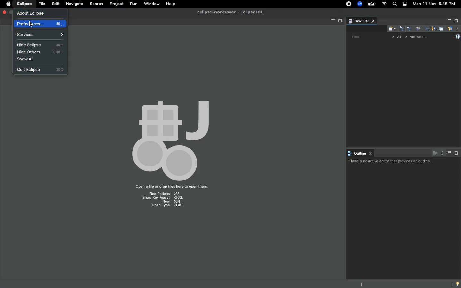  I want to click on Apple logo, so click(9, 4).